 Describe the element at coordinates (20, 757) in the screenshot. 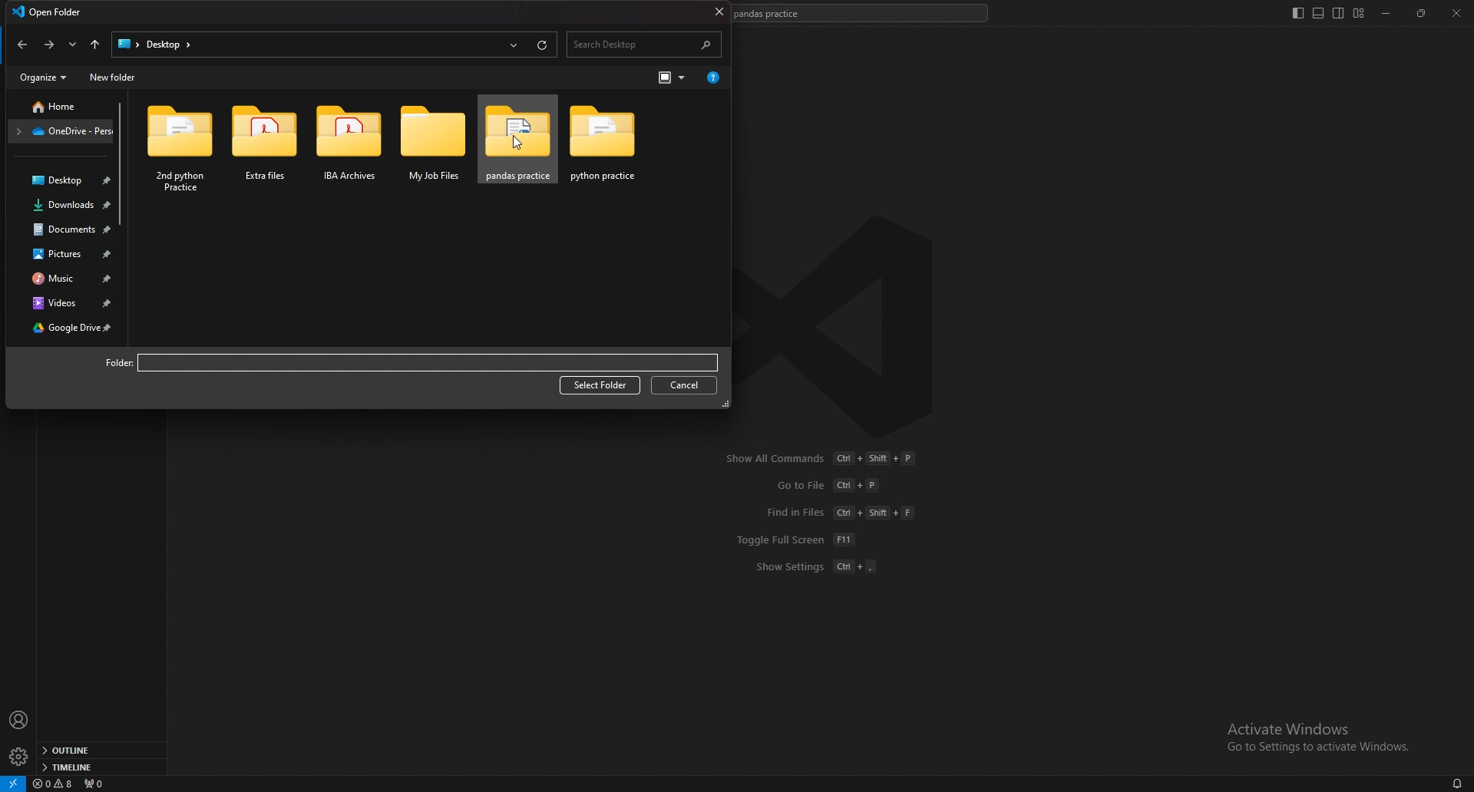

I see `settings` at that location.